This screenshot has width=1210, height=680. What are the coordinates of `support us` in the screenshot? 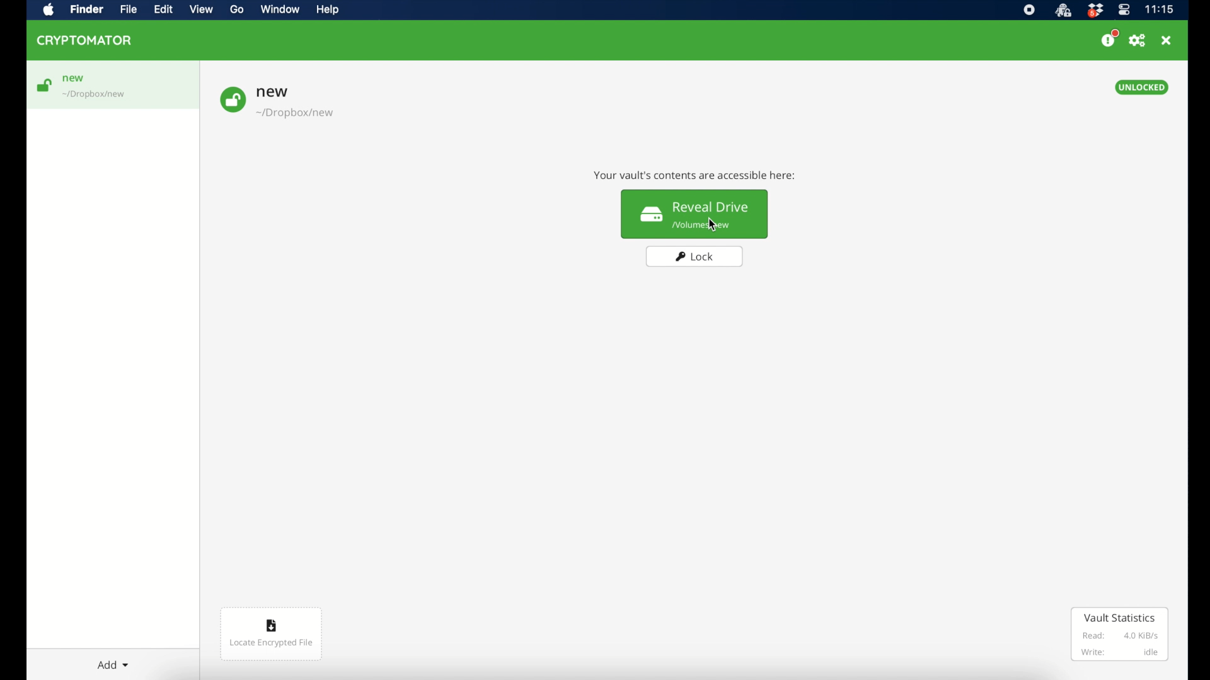 It's located at (1109, 38).